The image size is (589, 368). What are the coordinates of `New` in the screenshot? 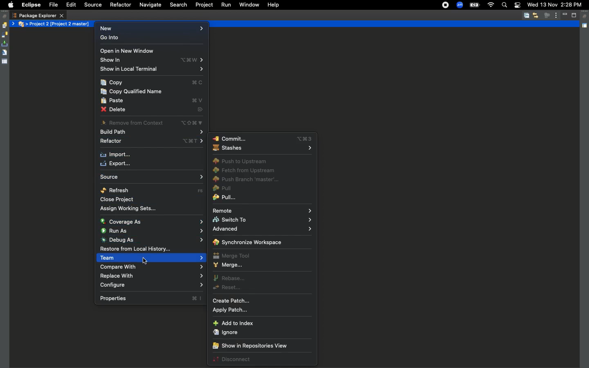 It's located at (151, 29).